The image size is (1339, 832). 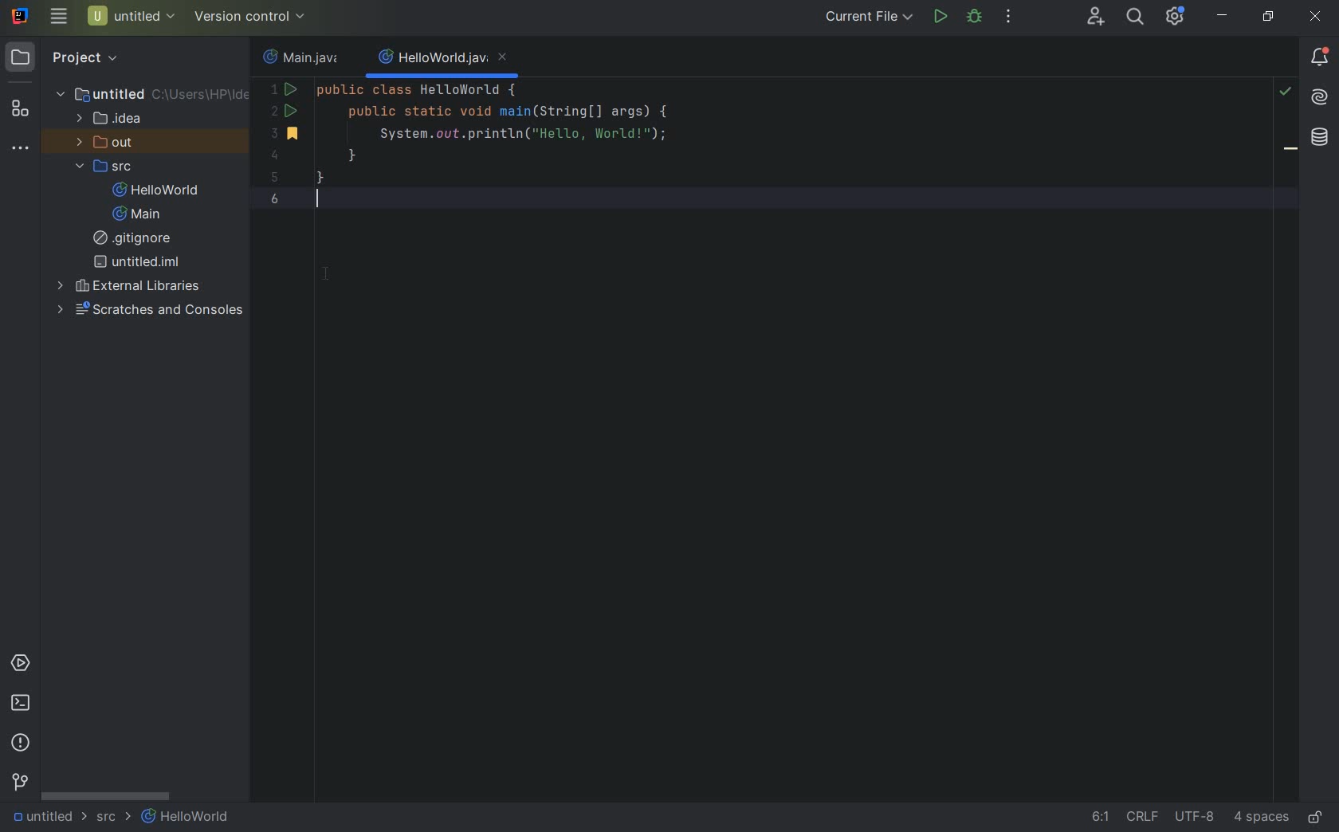 I want to click on src, so click(x=112, y=820).